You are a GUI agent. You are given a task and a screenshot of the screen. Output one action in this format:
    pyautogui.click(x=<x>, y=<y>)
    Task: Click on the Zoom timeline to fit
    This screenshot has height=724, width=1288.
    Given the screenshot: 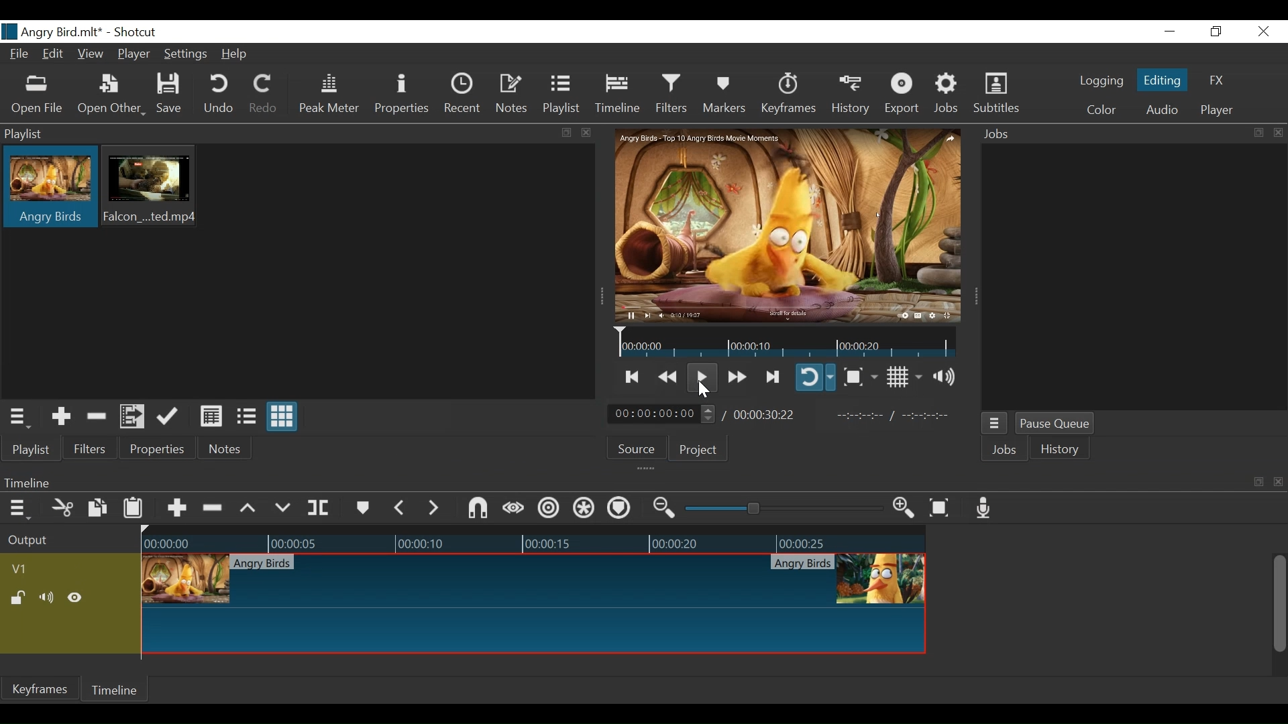 What is the action you would take?
    pyautogui.click(x=940, y=509)
    